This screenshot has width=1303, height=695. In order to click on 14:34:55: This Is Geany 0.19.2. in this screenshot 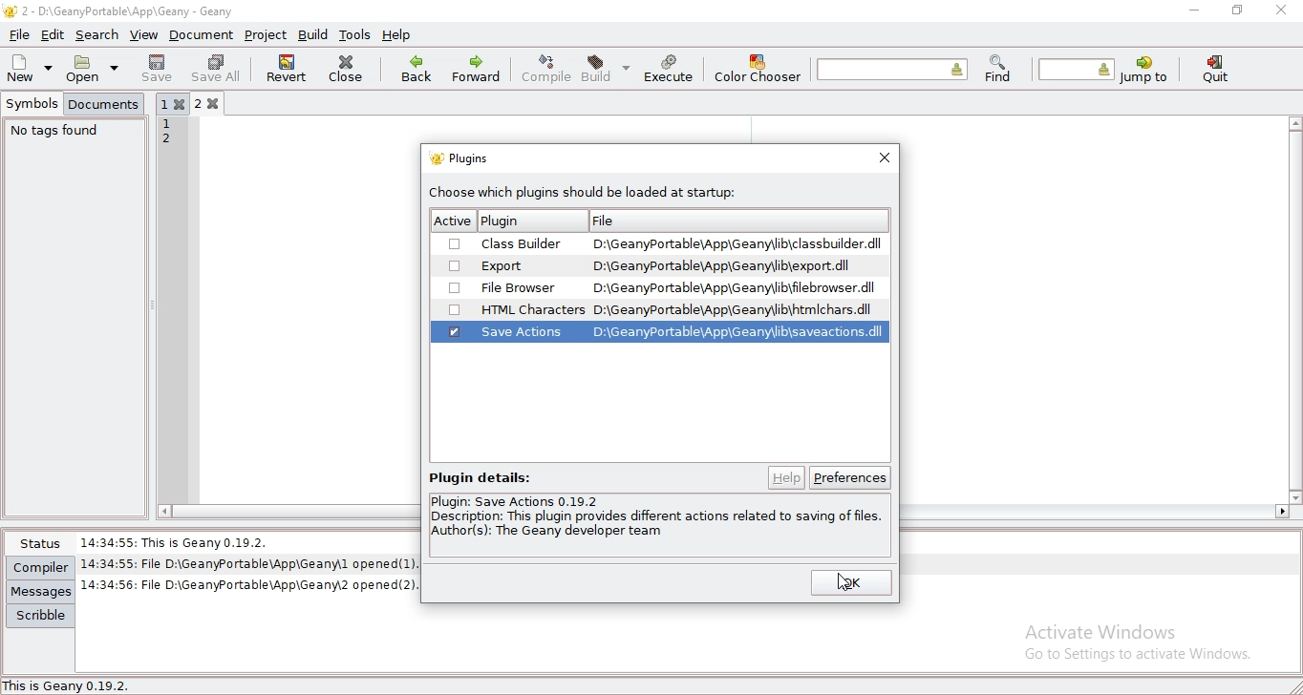, I will do `click(181, 538)`.